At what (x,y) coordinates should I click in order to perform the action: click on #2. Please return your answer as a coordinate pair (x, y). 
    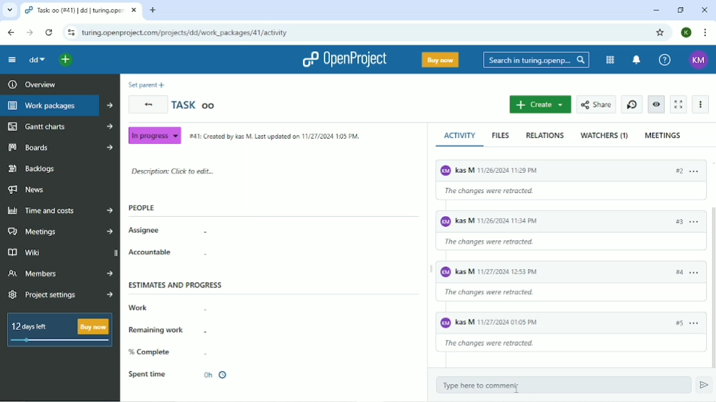
    Looking at the image, I should click on (679, 172).